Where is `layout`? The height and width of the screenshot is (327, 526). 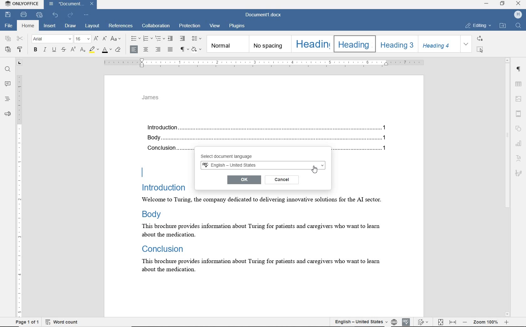
layout is located at coordinates (92, 26).